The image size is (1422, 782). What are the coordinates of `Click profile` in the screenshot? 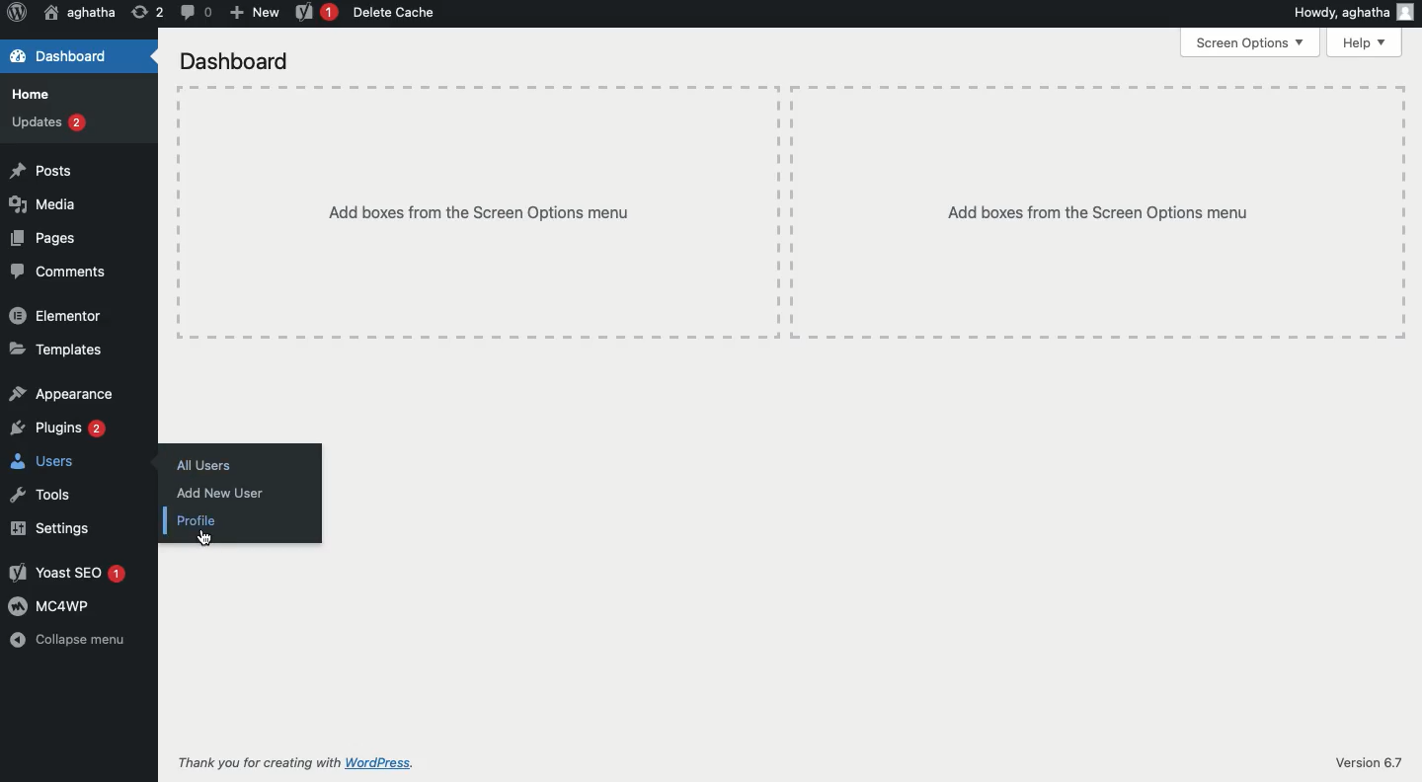 It's located at (203, 517).